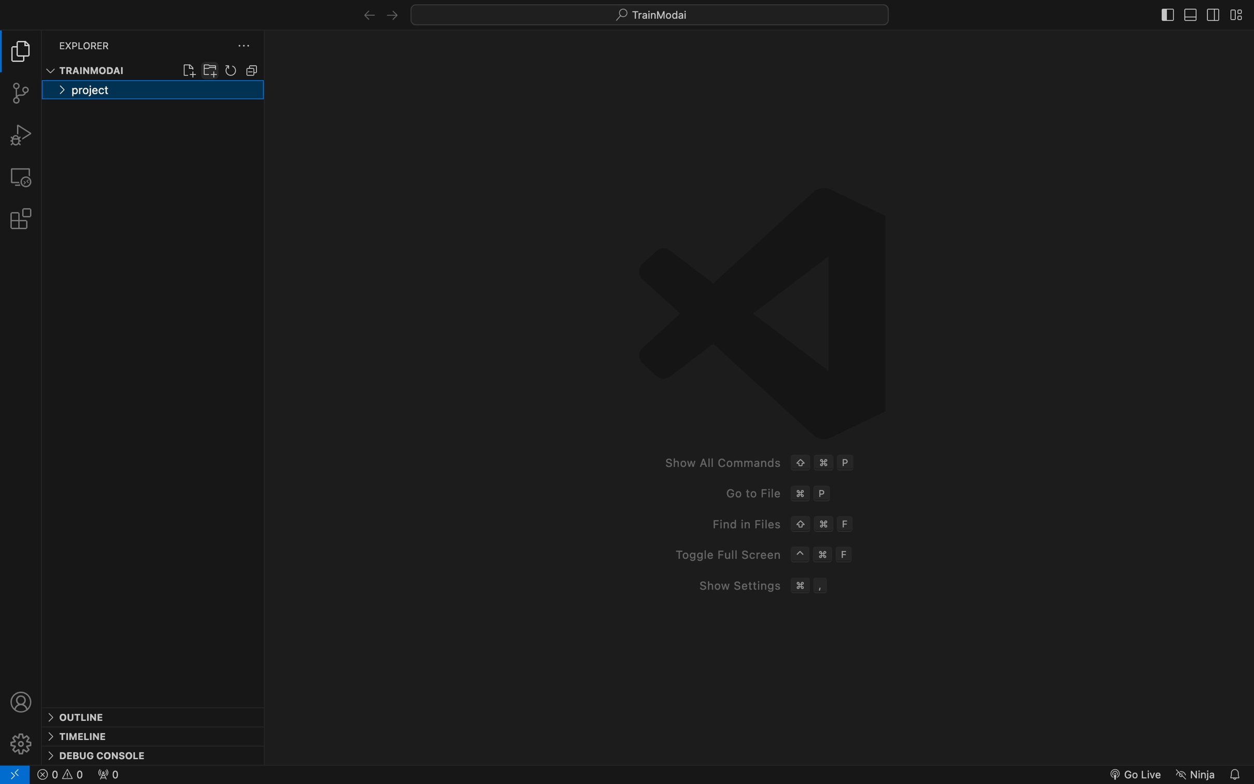 This screenshot has height=784, width=1254. Describe the element at coordinates (21, 93) in the screenshot. I see `git tool` at that location.